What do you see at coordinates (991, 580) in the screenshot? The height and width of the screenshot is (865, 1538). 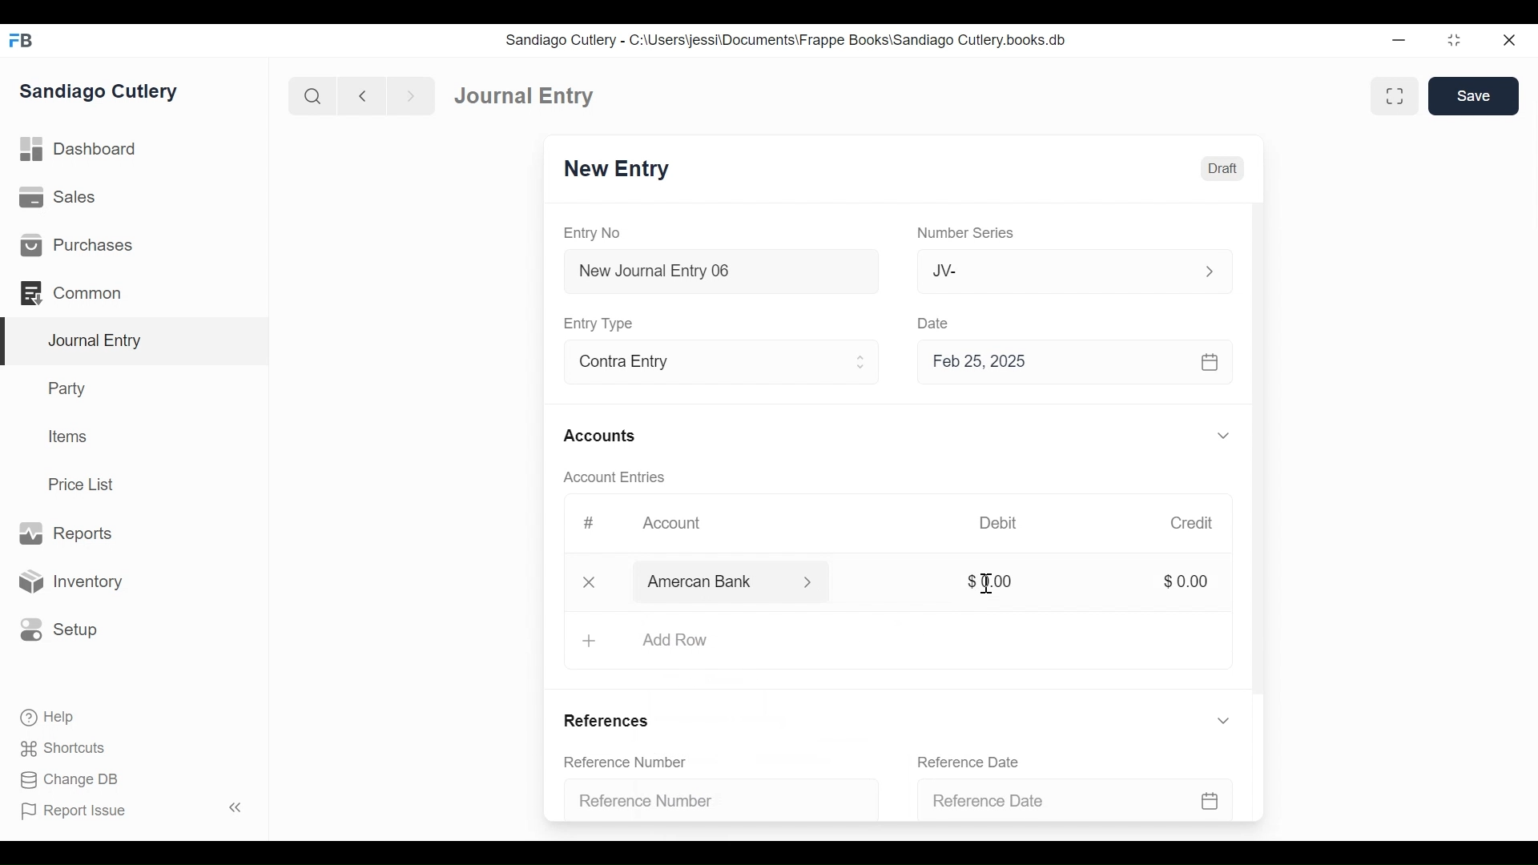 I see `$0.00` at bounding box center [991, 580].